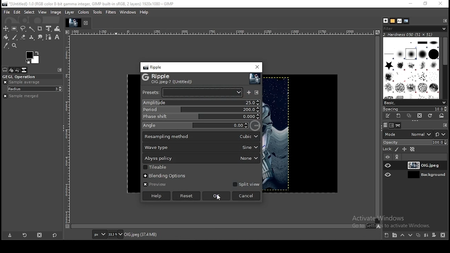  Describe the element at coordinates (386, 20) in the screenshot. I see `brushes` at that location.